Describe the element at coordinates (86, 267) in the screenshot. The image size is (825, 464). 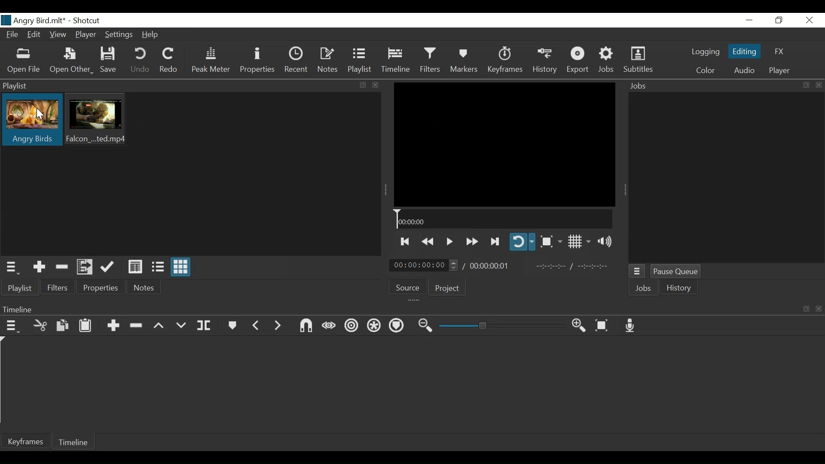
I see `Add files to the playlist` at that location.